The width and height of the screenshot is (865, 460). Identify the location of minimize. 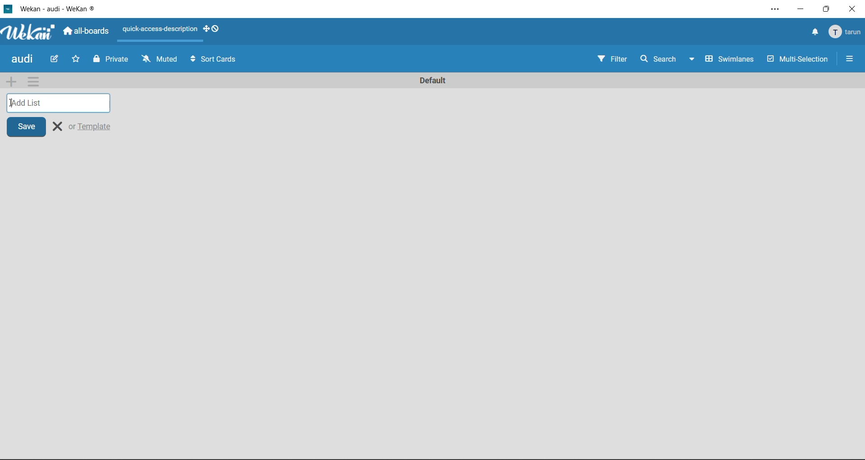
(800, 9).